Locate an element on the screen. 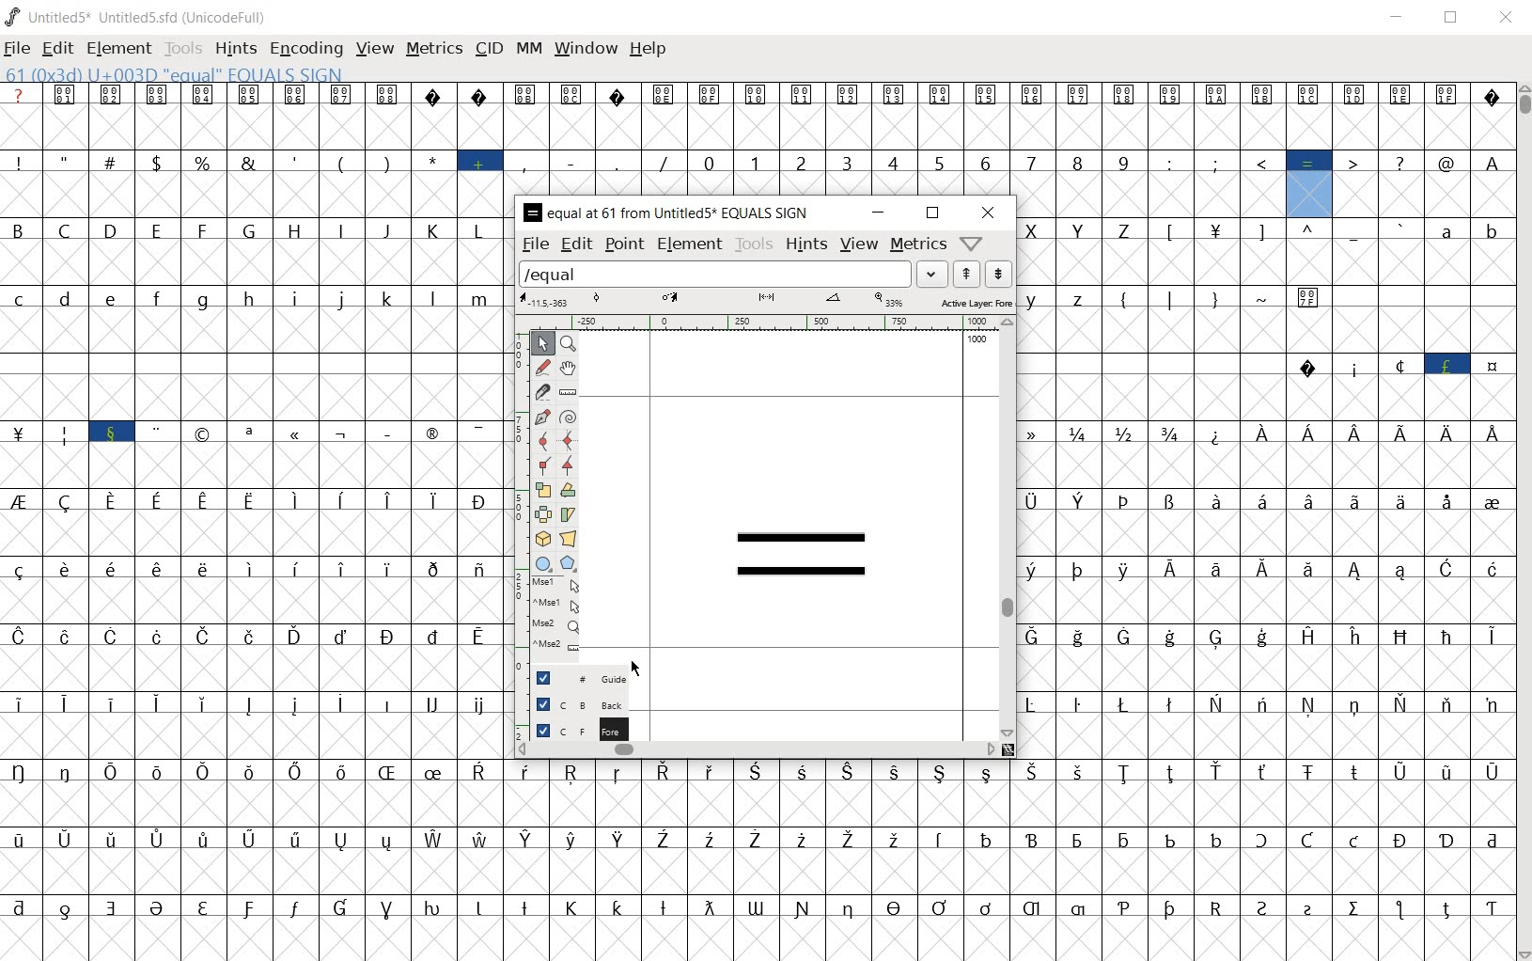 The height and width of the screenshot is (961, 1532). view is located at coordinates (373, 50).